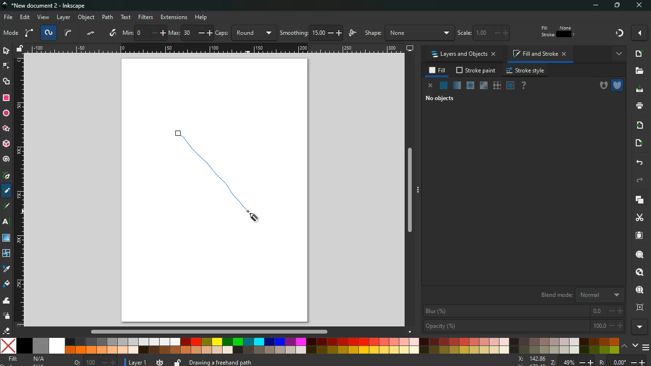  What do you see at coordinates (29, 33) in the screenshot?
I see `arc` at bounding box center [29, 33].